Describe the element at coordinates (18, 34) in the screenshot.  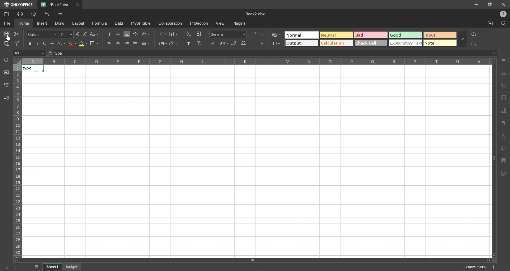
I see `cut` at that location.